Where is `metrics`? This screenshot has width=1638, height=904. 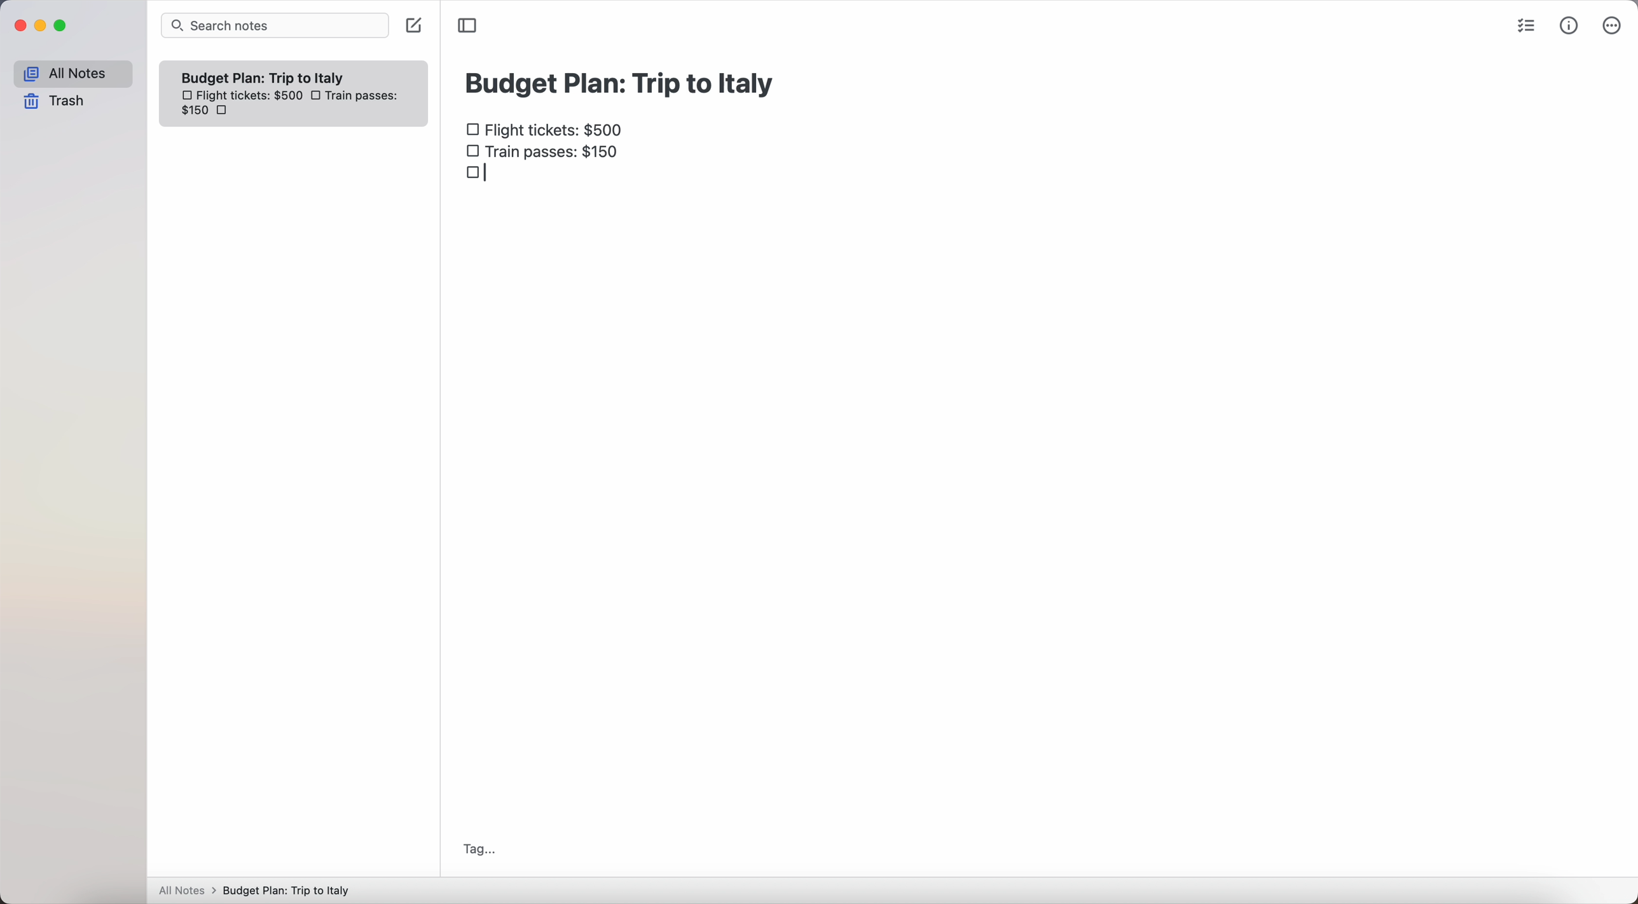
metrics is located at coordinates (1569, 27).